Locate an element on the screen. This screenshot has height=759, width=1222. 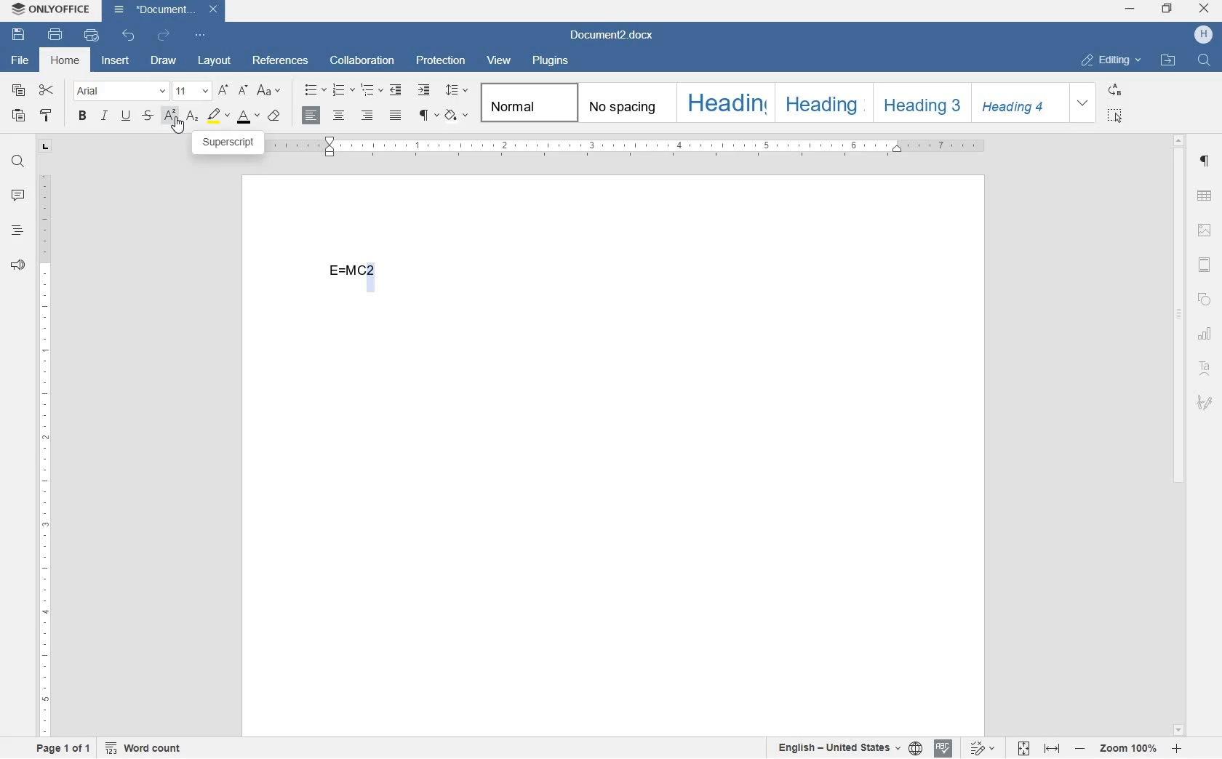
numbering is located at coordinates (344, 91).